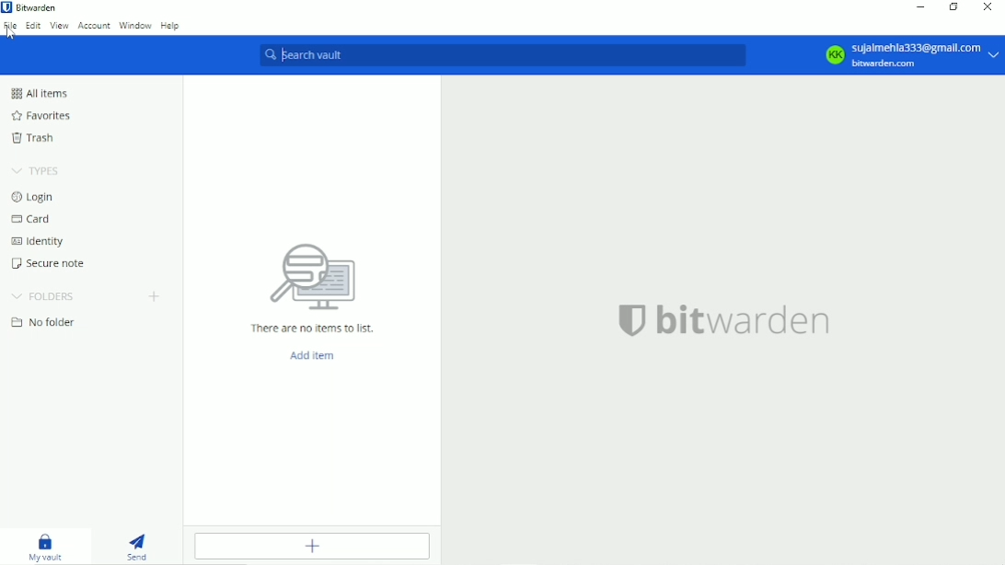  What do you see at coordinates (315, 278) in the screenshot?
I see `computer icon` at bounding box center [315, 278].